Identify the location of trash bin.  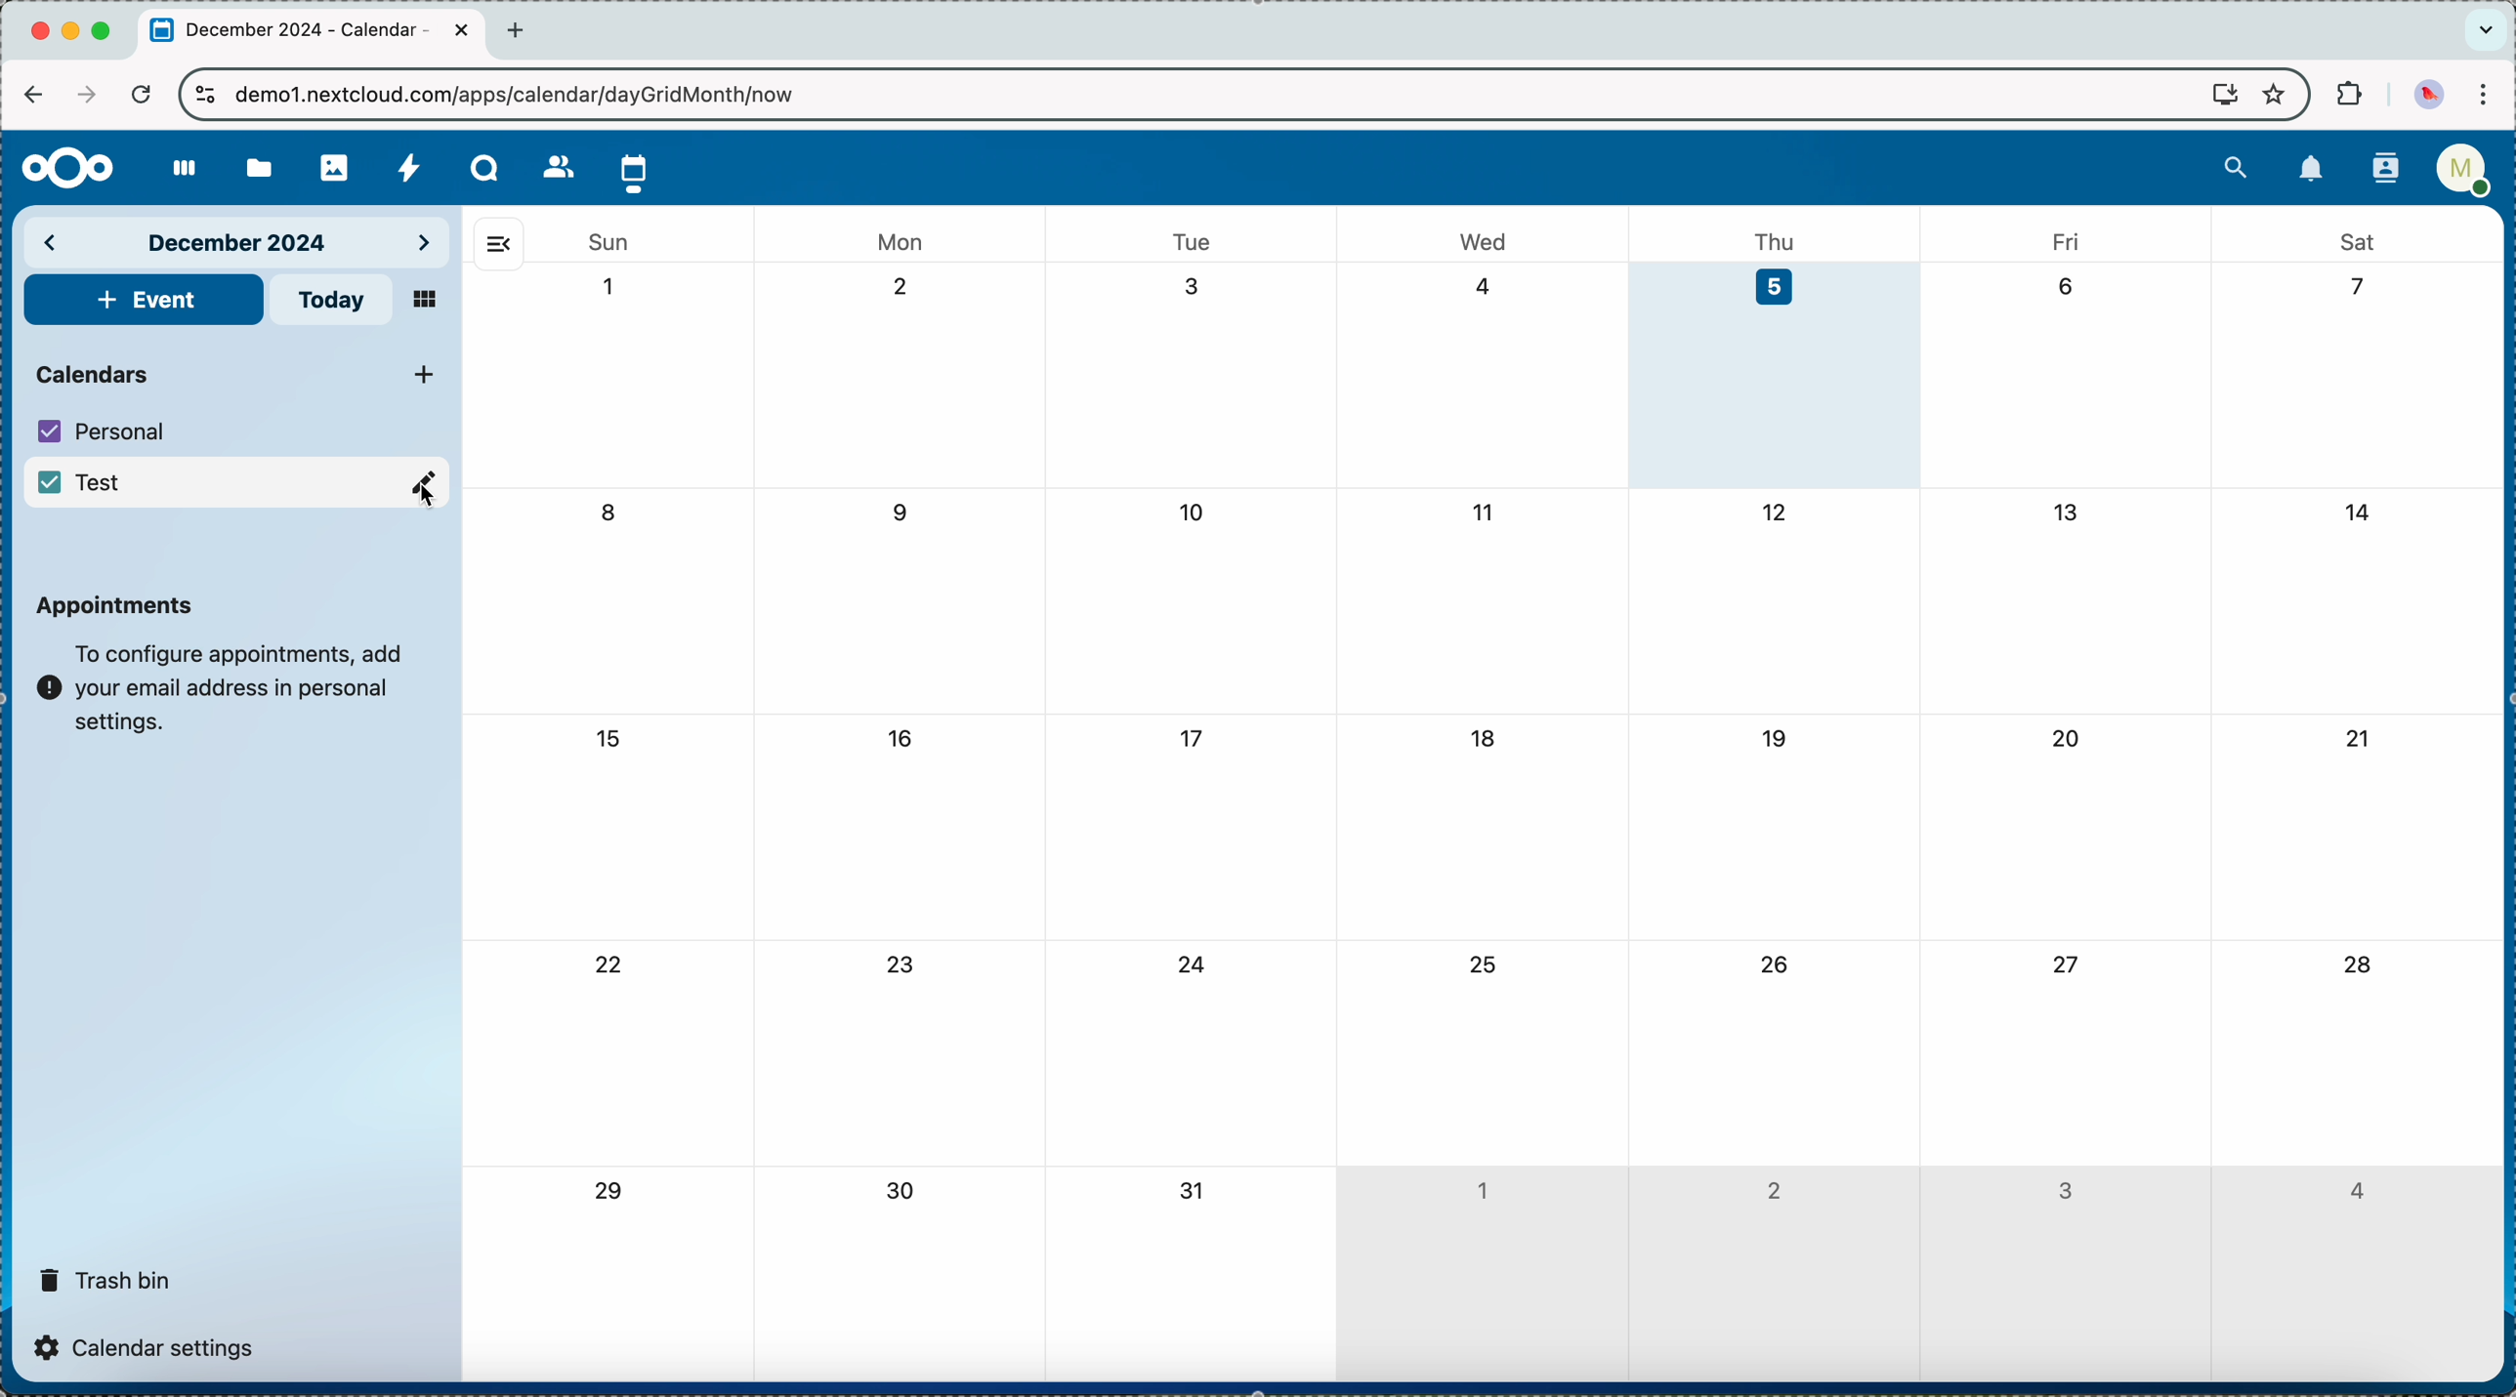
(106, 1273).